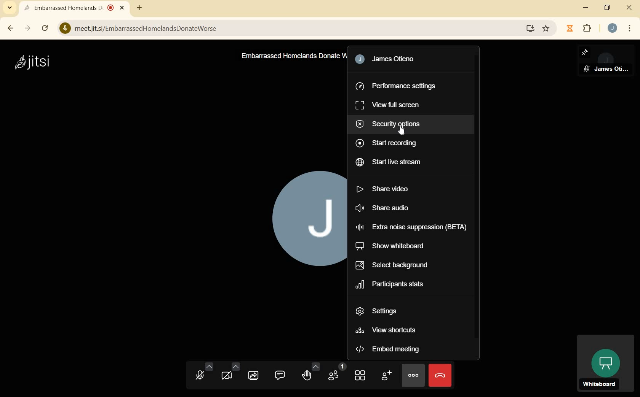 This screenshot has height=397, width=640. I want to click on participants stats, so click(401, 286).